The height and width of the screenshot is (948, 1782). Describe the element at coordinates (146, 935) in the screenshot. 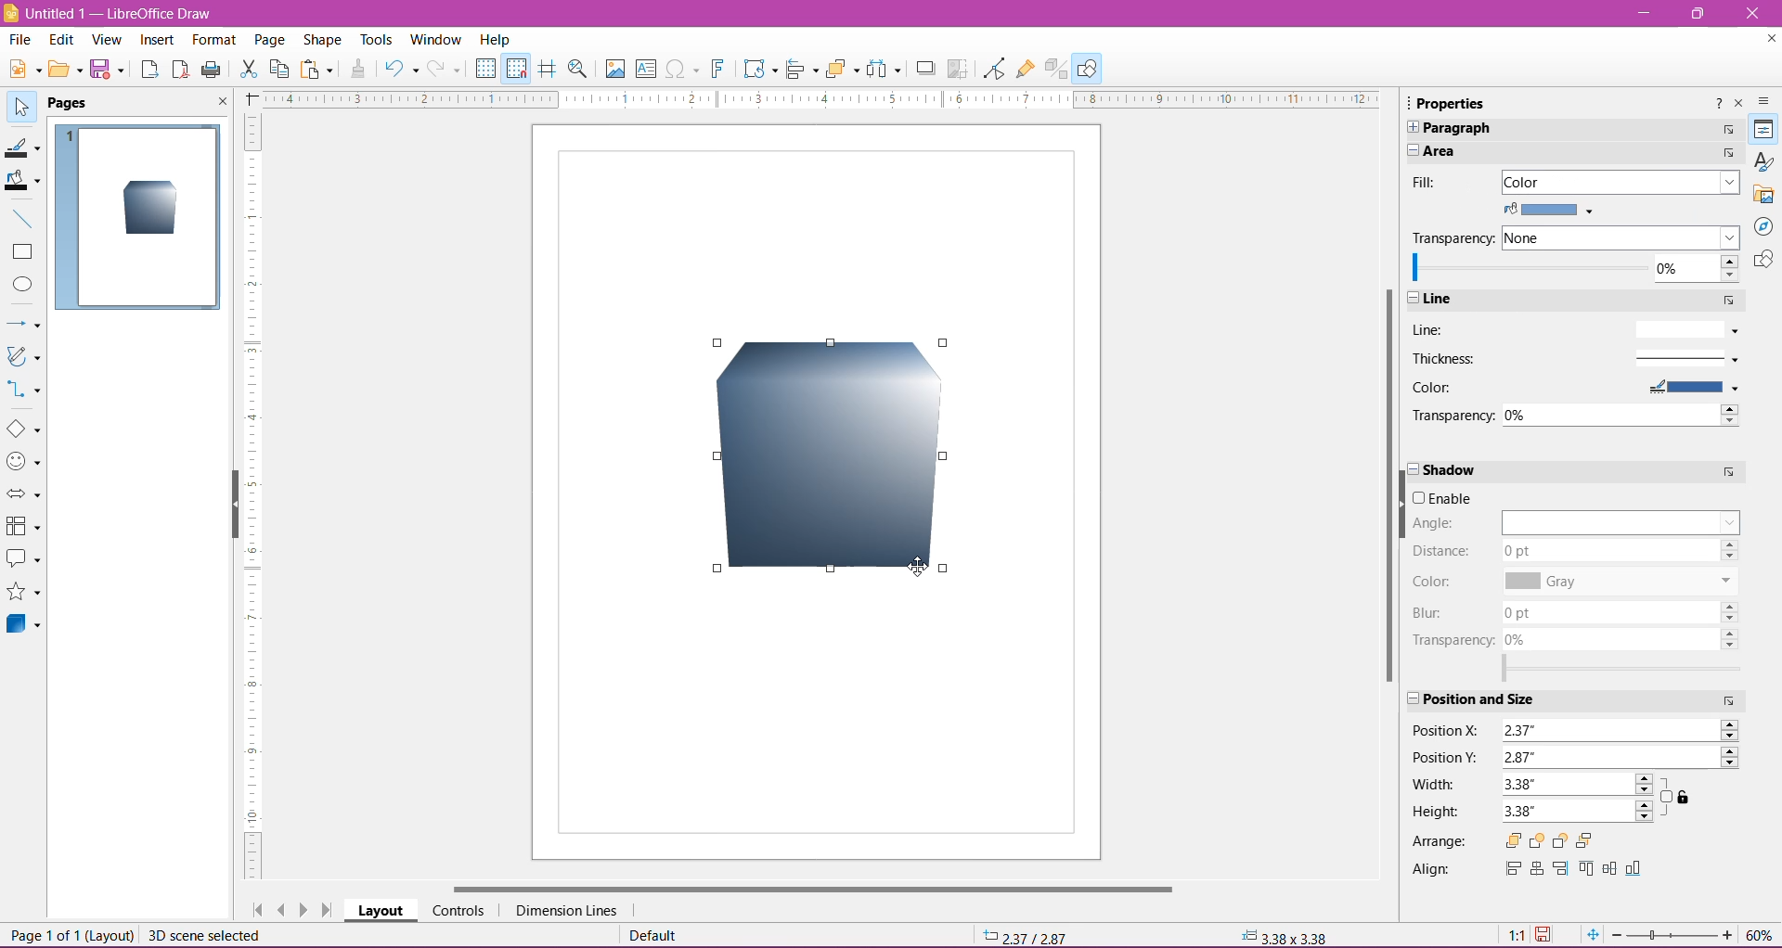

I see `Page 1 of 1 (Layout) scene selected` at that location.